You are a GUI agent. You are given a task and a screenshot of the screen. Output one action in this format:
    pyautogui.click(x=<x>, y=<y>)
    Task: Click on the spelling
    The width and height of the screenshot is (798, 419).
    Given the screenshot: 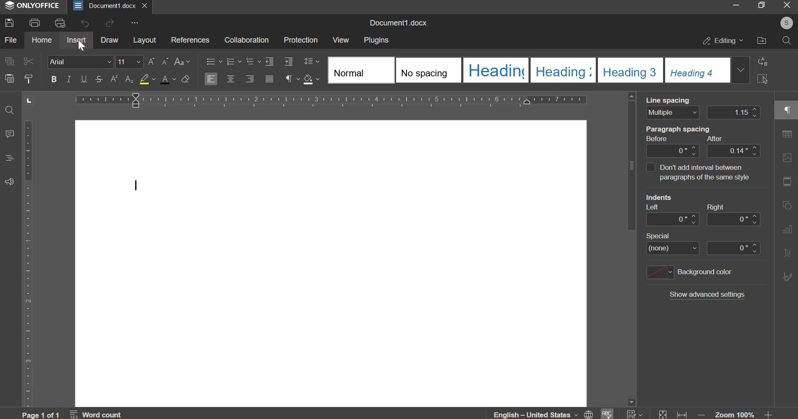 What is the action you would take?
    pyautogui.click(x=606, y=414)
    